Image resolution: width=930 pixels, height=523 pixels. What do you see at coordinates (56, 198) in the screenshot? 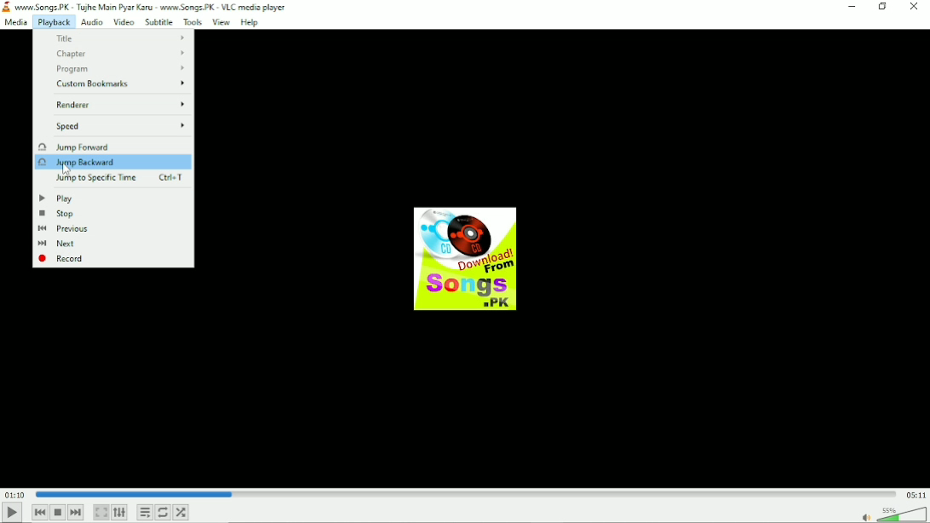
I see `Play` at bounding box center [56, 198].